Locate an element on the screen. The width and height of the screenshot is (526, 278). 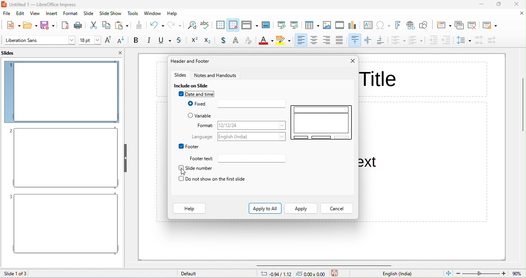
character highlighting is located at coordinates (283, 41).